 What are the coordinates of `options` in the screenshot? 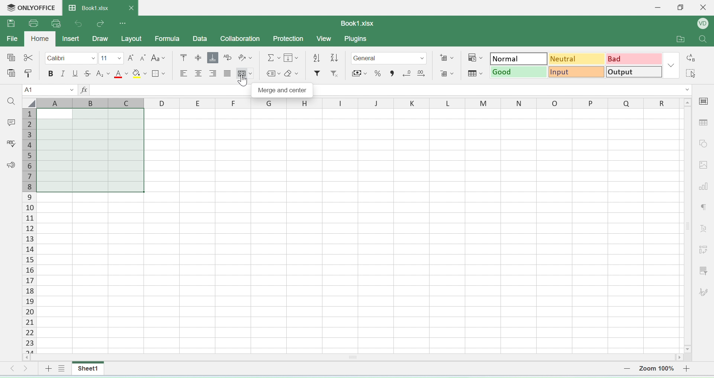 It's located at (122, 22).